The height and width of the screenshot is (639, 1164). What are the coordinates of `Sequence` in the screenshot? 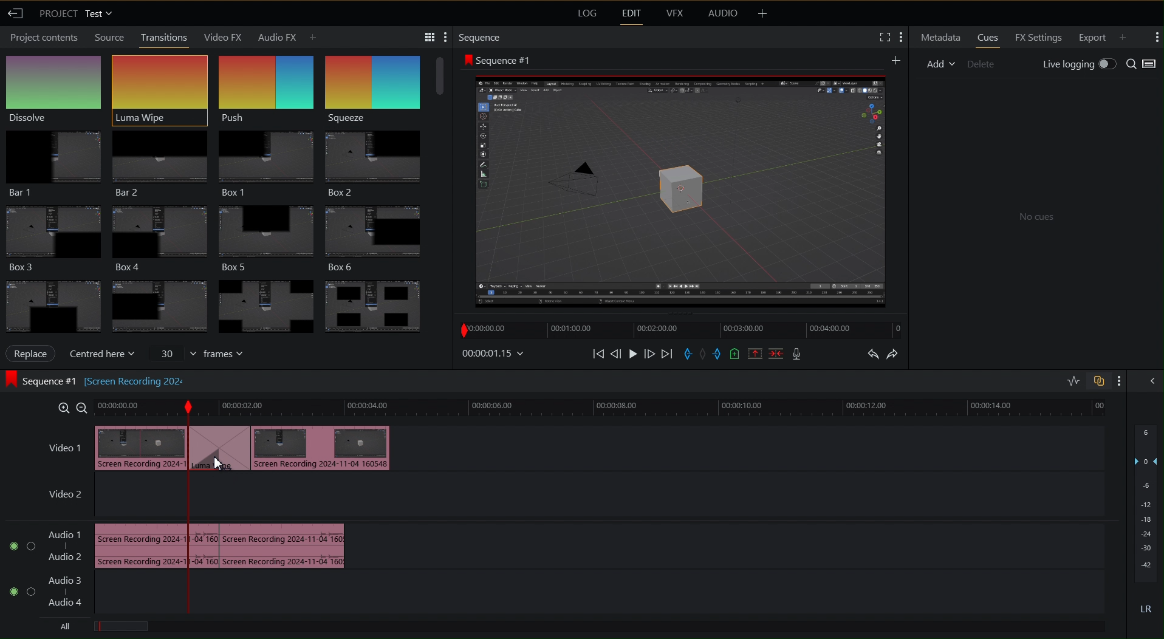 It's located at (481, 36).